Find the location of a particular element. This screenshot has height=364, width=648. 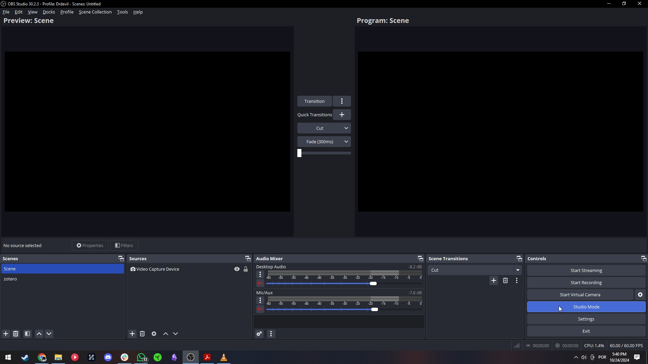

Properties is located at coordinates (90, 246).